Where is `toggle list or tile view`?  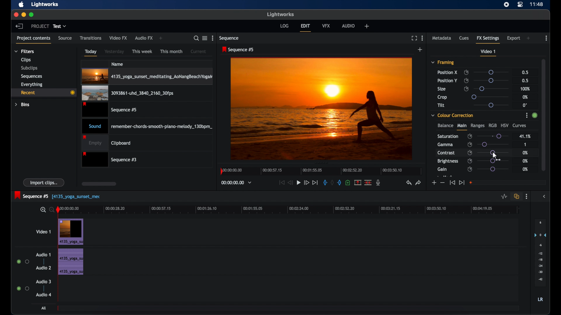
toggle list or tile view is located at coordinates (205, 38).